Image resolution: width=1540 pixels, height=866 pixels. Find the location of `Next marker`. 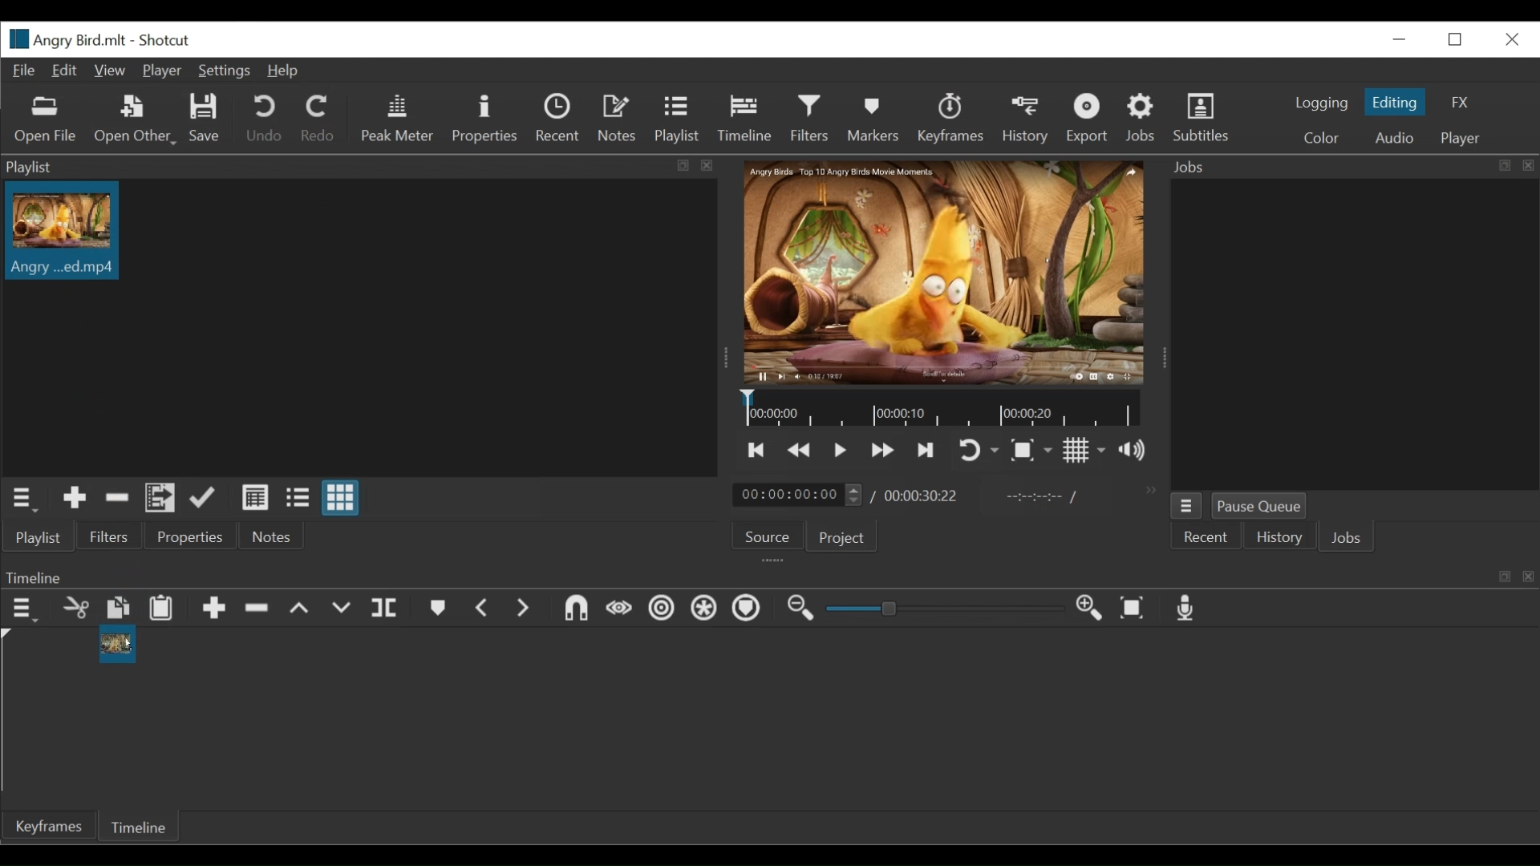

Next marker is located at coordinates (524, 609).